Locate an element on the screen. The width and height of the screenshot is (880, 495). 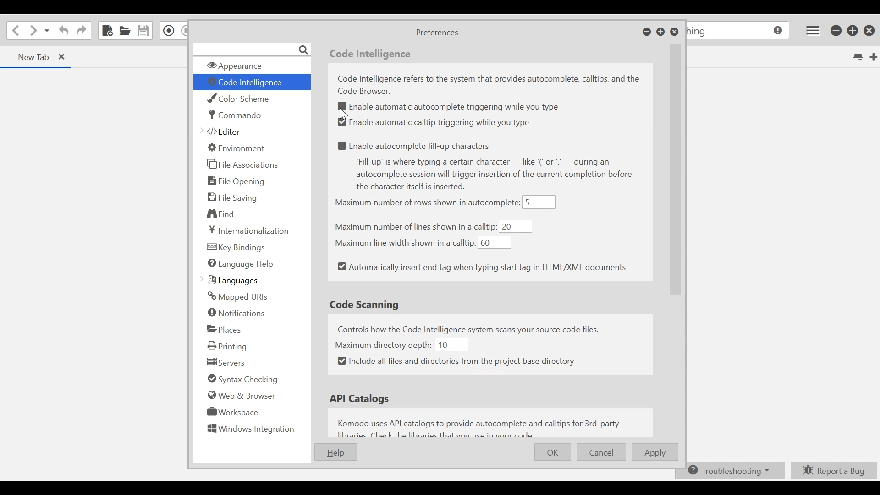
maximize is located at coordinates (853, 32).